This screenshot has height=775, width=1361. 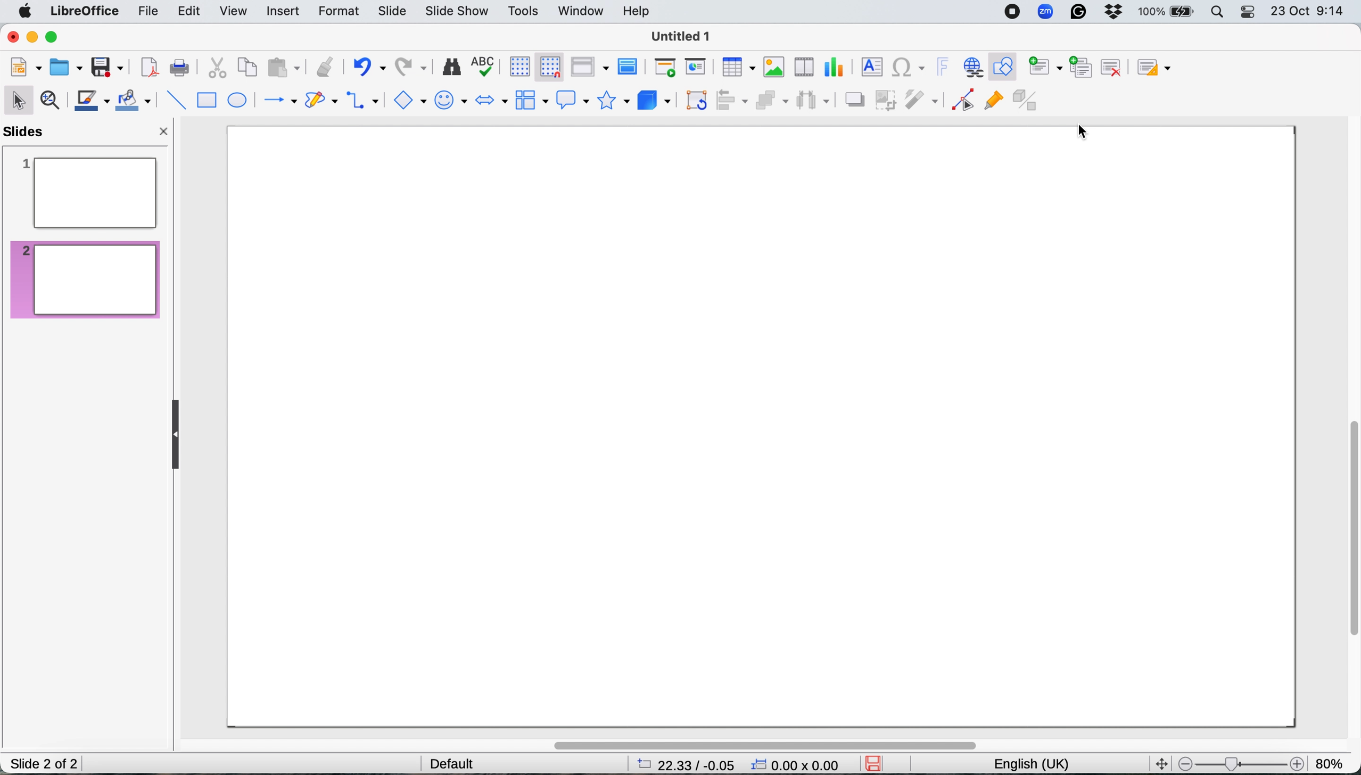 What do you see at coordinates (786, 741) in the screenshot?
I see `horizontal scroll bar` at bounding box center [786, 741].